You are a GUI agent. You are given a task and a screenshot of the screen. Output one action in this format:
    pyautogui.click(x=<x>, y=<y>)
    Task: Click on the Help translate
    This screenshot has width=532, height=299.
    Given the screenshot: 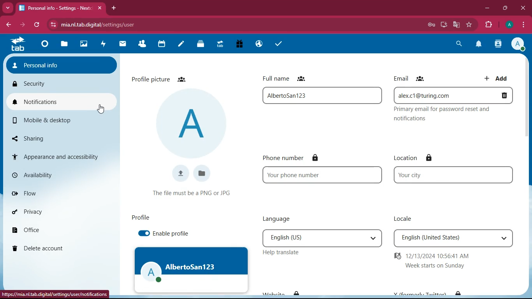 What is the action you would take?
    pyautogui.click(x=285, y=253)
    